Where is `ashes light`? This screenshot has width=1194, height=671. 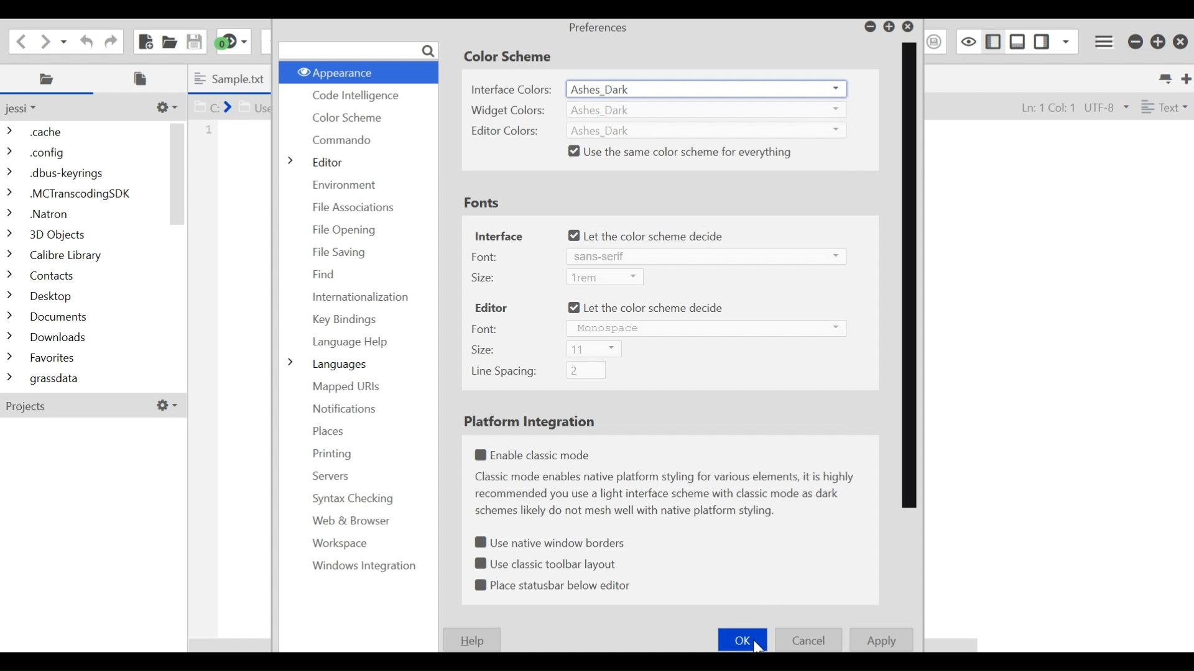
ashes light is located at coordinates (708, 250).